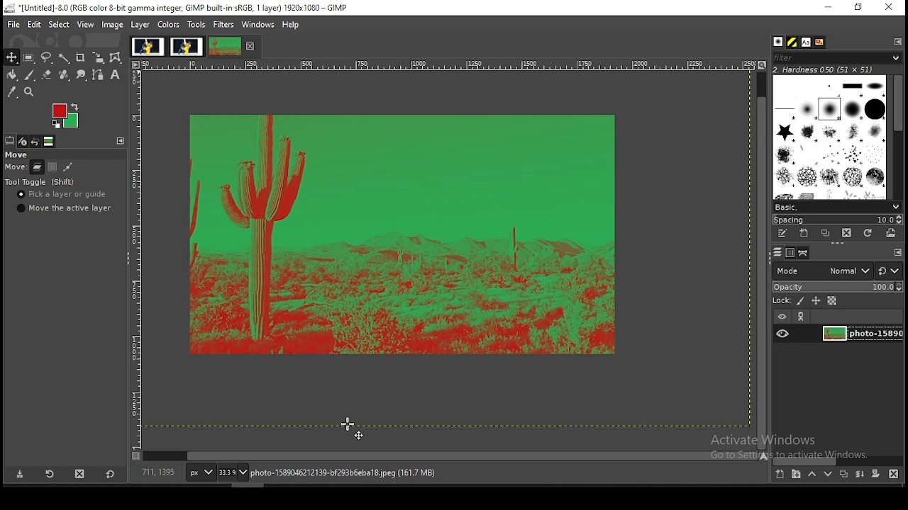 Image resolution: width=908 pixels, height=510 pixels. What do you see at coordinates (897, 41) in the screenshot?
I see `configure this pane` at bounding box center [897, 41].